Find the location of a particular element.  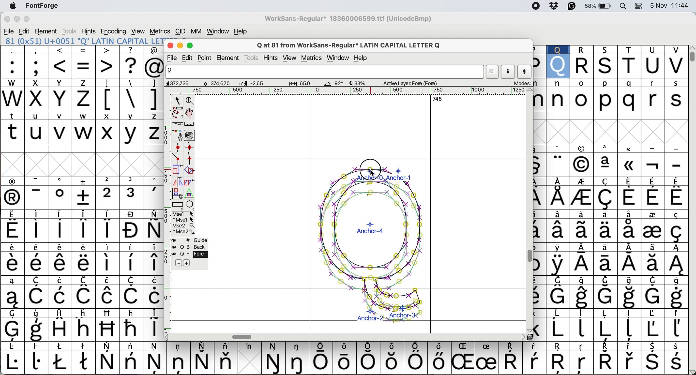

special characters is located at coordinates (82, 258).